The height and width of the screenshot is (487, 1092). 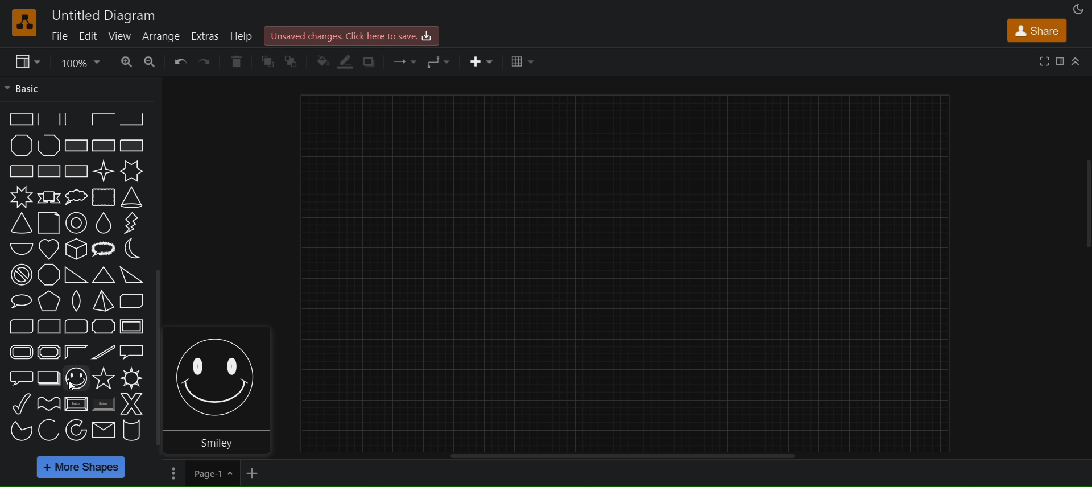 What do you see at coordinates (132, 249) in the screenshot?
I see `moon` at bounding box center [132, 249].